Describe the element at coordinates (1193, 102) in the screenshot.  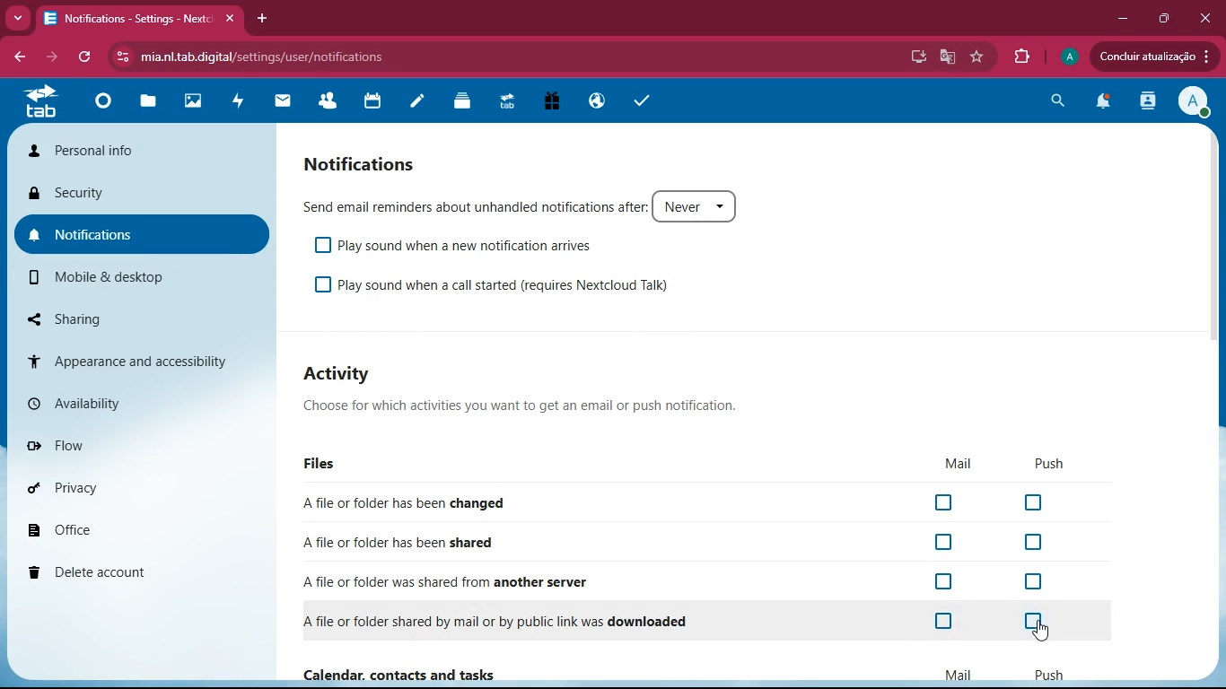
I see `profile` at that location.